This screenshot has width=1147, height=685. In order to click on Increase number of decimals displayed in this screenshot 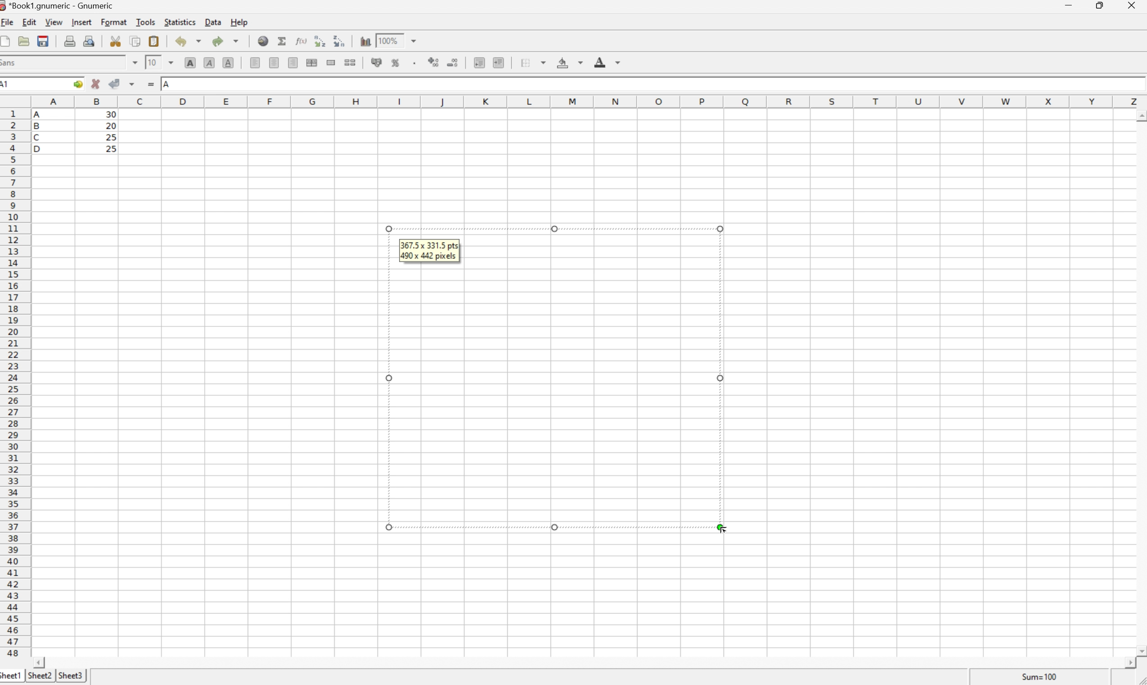, I will do `click(434, 64)`.